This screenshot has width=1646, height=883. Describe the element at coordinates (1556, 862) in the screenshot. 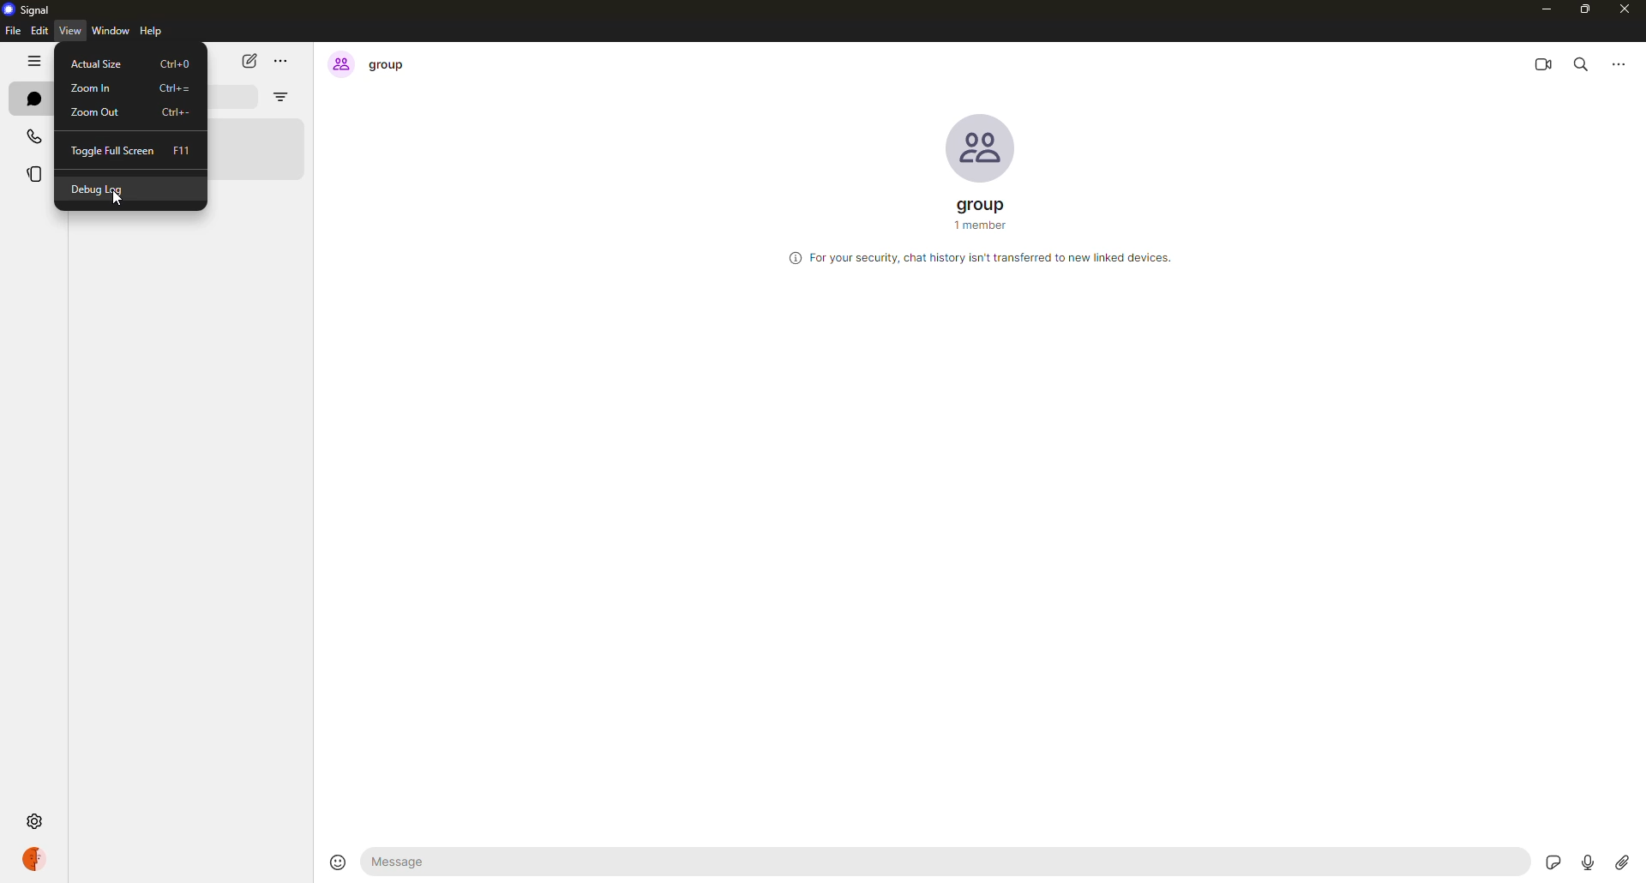

I see `stickers` at that location.